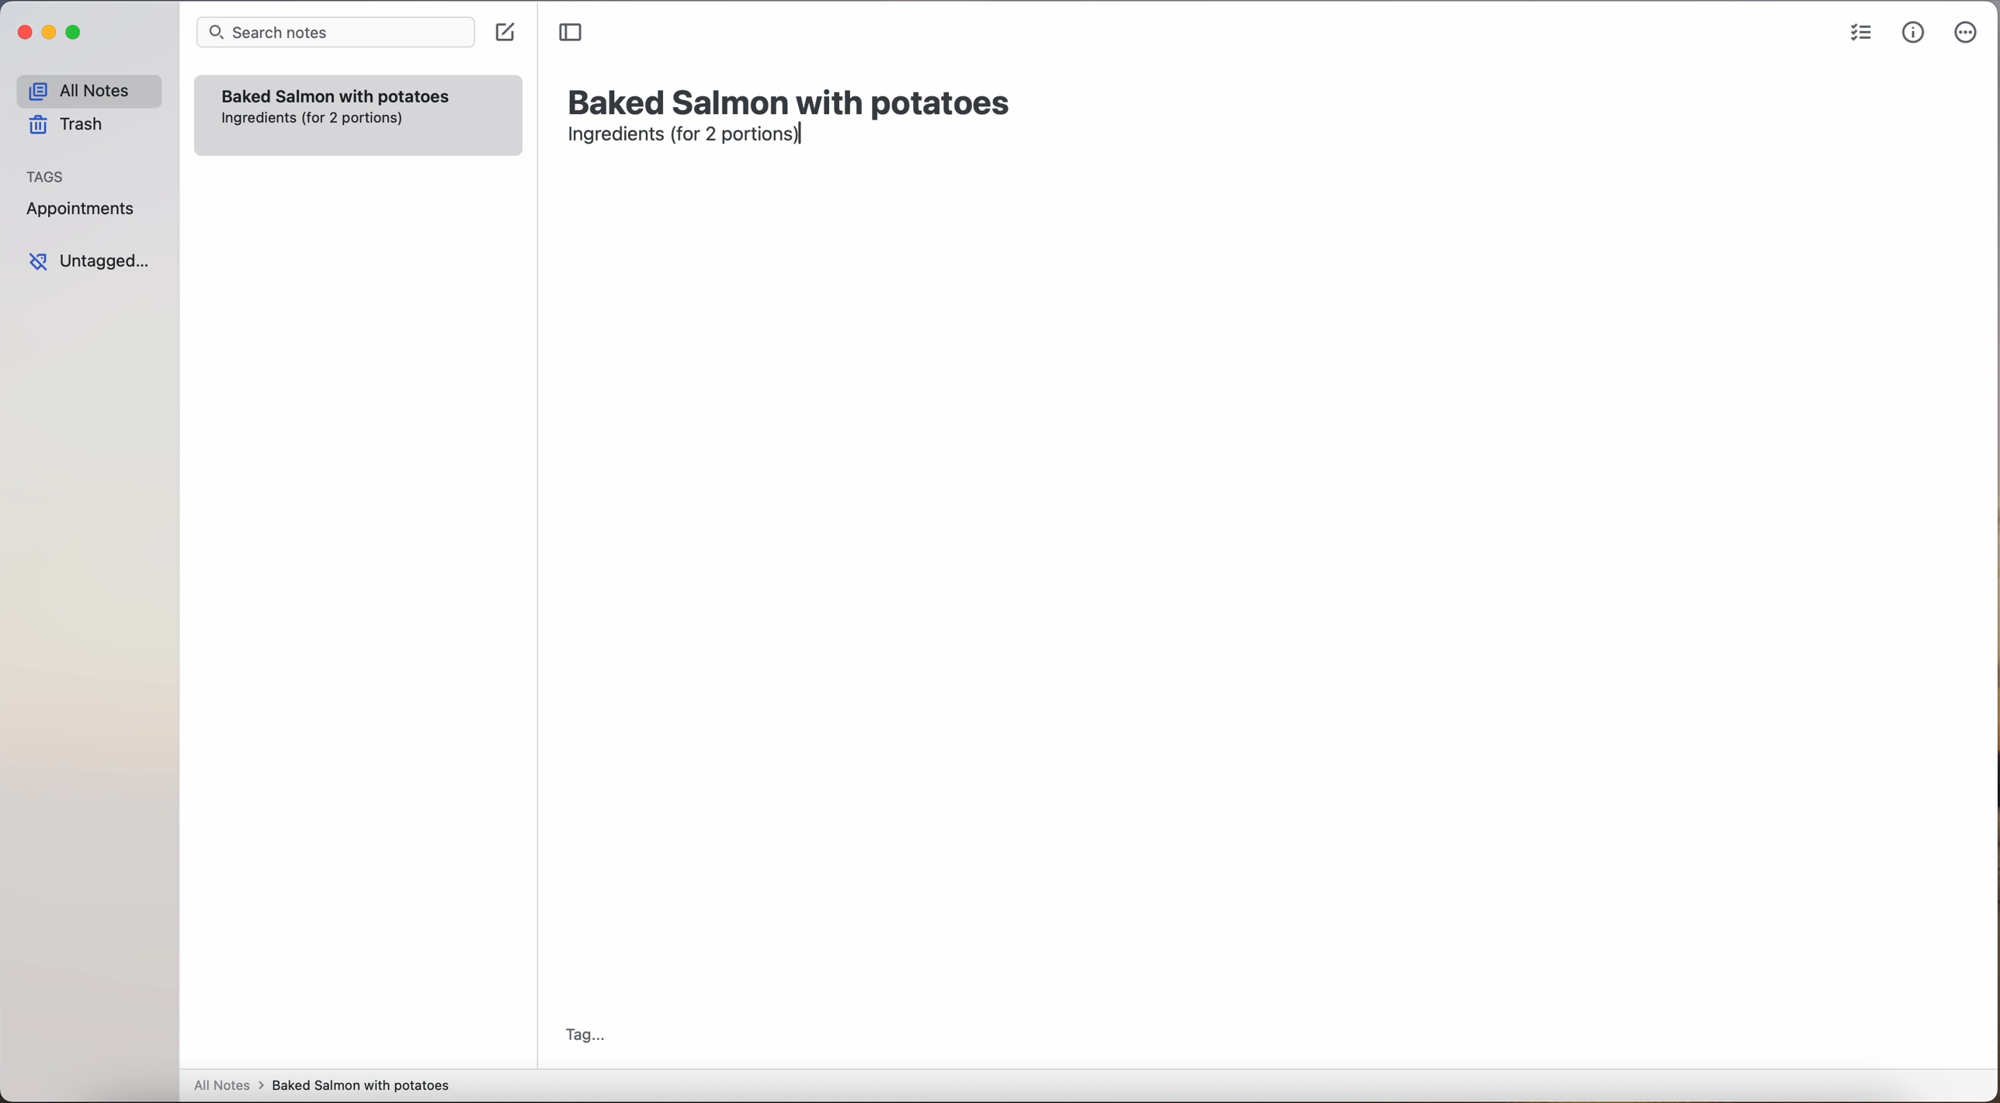 Image resolution: width=2000 pixels, height=1103 pixels. I want to click on title, so click(793, 100).